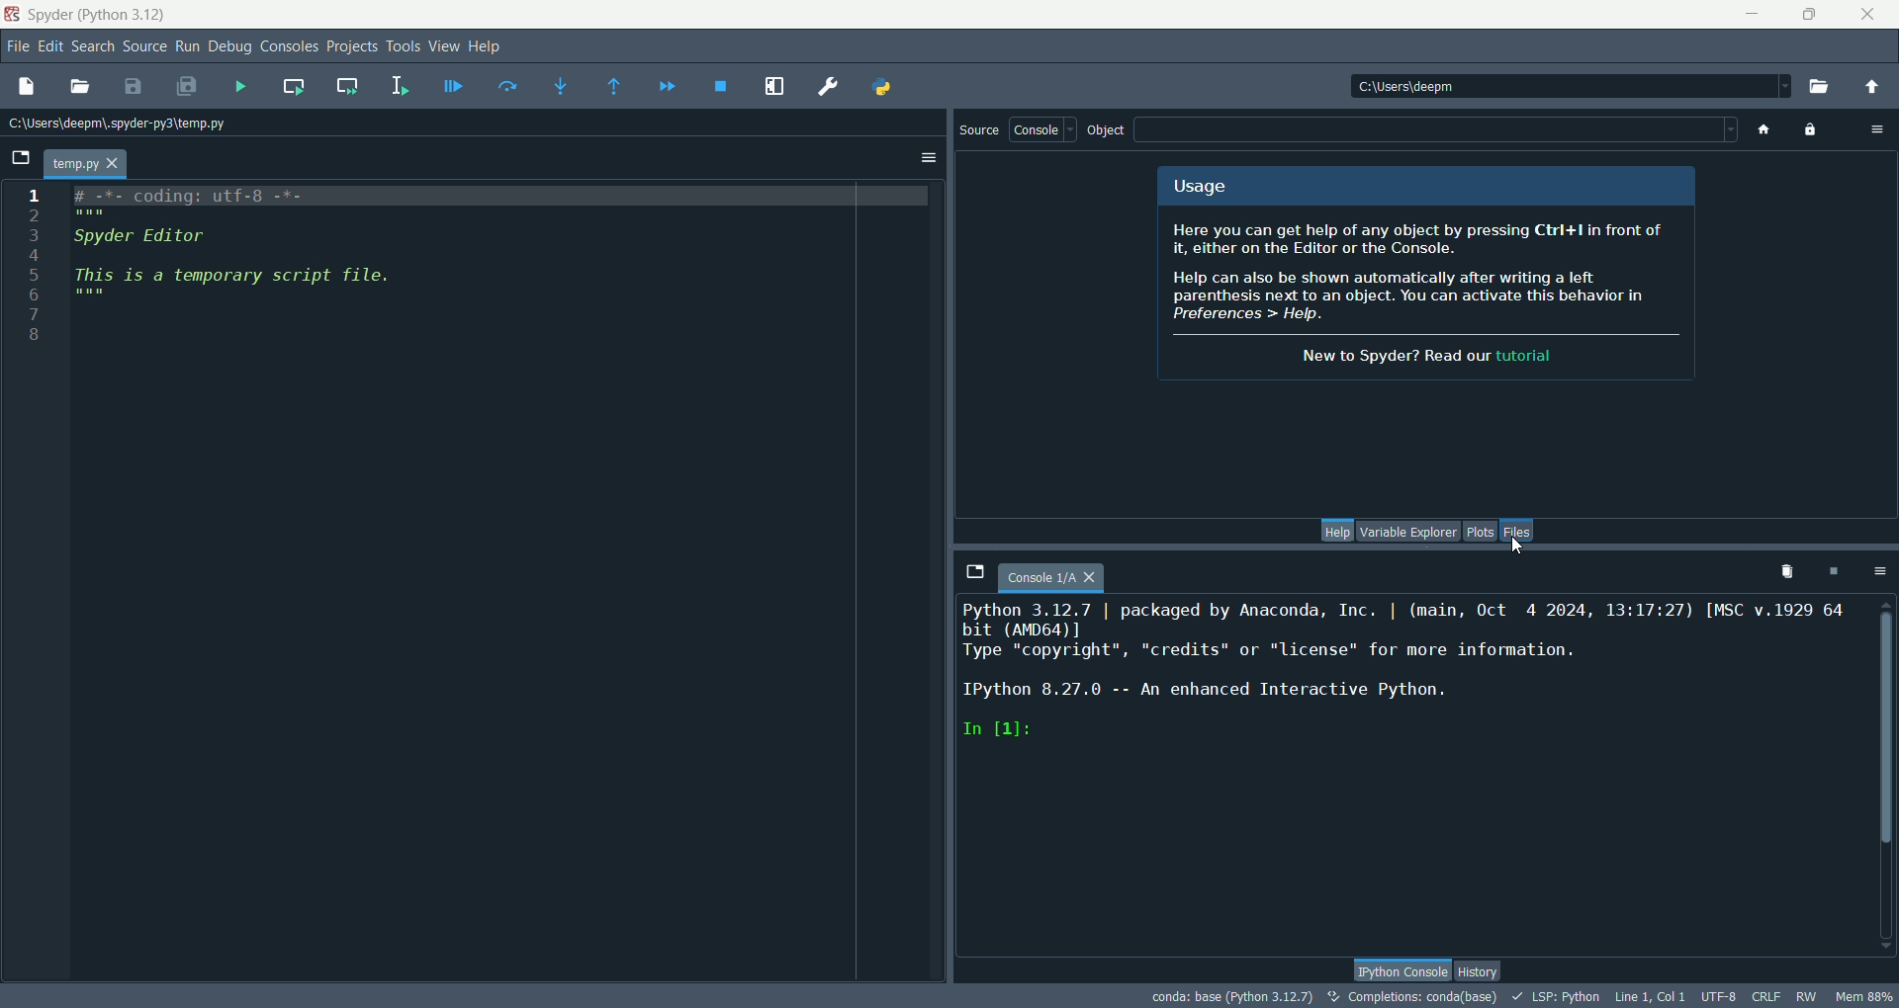 This screenshot has height=1008, width=1899. Describe the element at coordinates (186, 88) in the screenshot. I see `save all files` at that location.